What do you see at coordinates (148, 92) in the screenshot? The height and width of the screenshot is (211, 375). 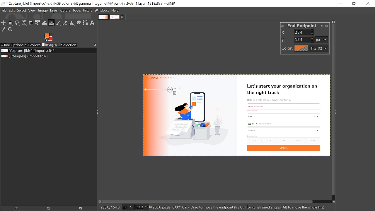 I see `Cursor` at bounding box center [148, 92].